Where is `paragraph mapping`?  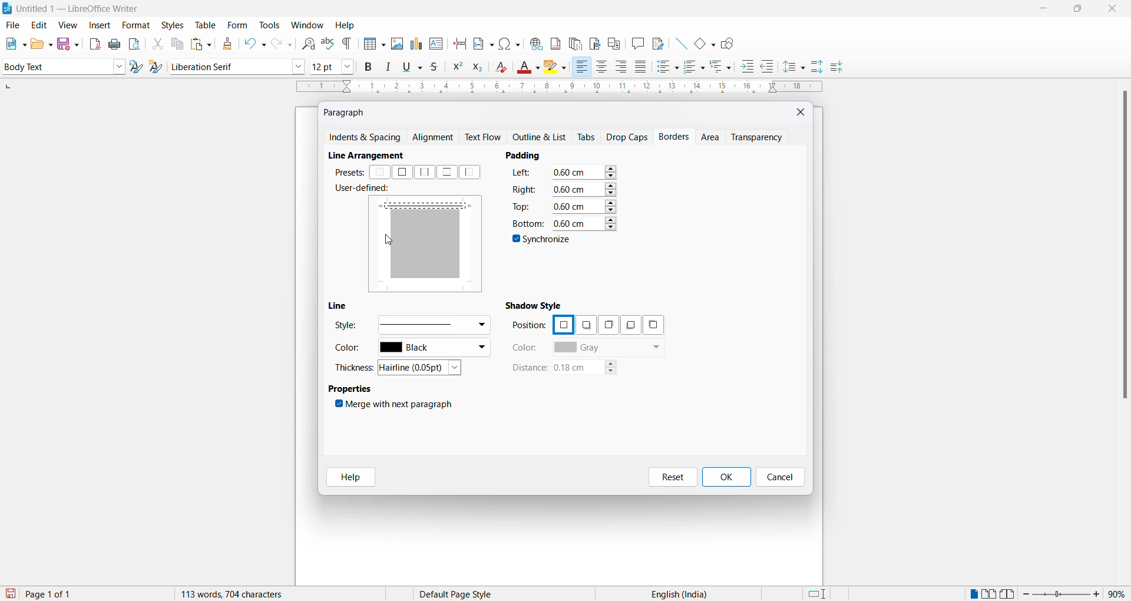 paragraph mapping is located at coordinates (429, 247).